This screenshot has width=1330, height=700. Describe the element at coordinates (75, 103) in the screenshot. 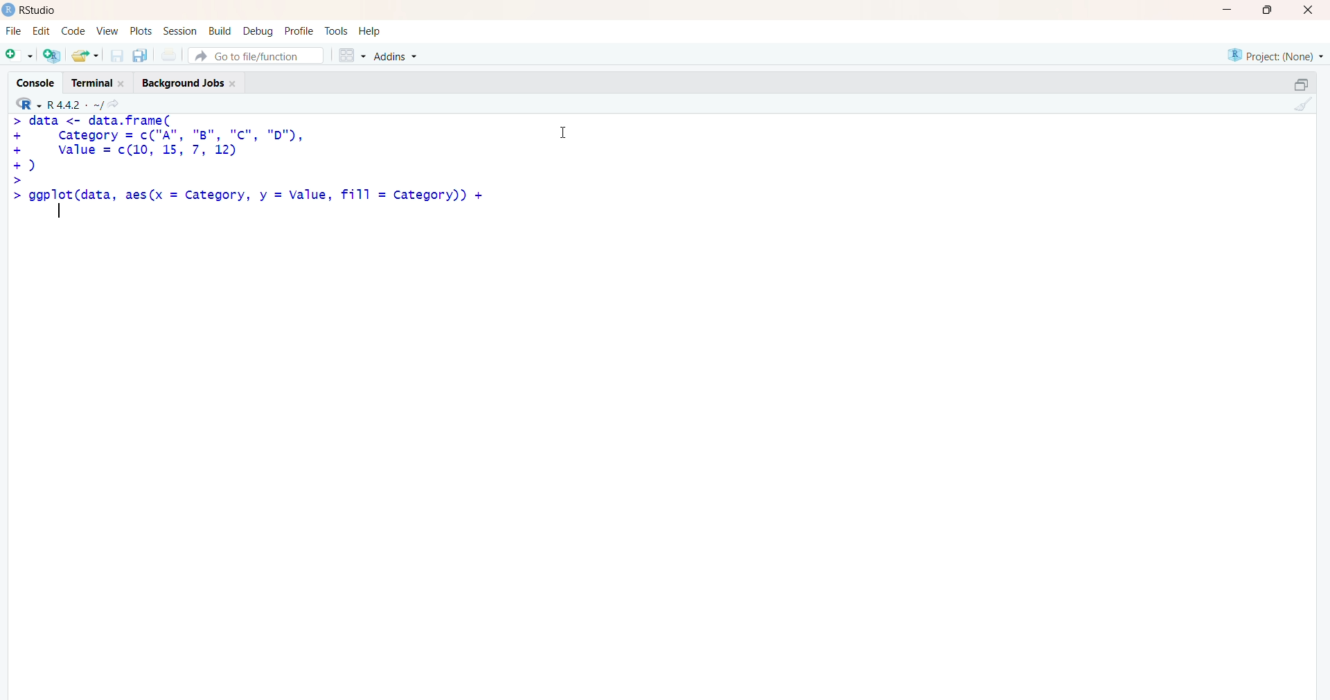

I see ` R language version - R 4.4.2` at that location.